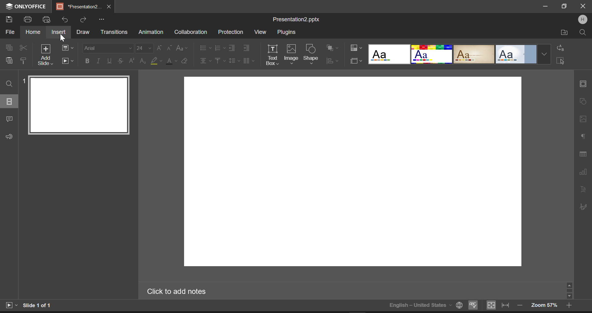 The width and height of the screenshot is (592, 313). Describe the element at coordinates (272, 55) in the screenshot. I see `Text Box` at that location.